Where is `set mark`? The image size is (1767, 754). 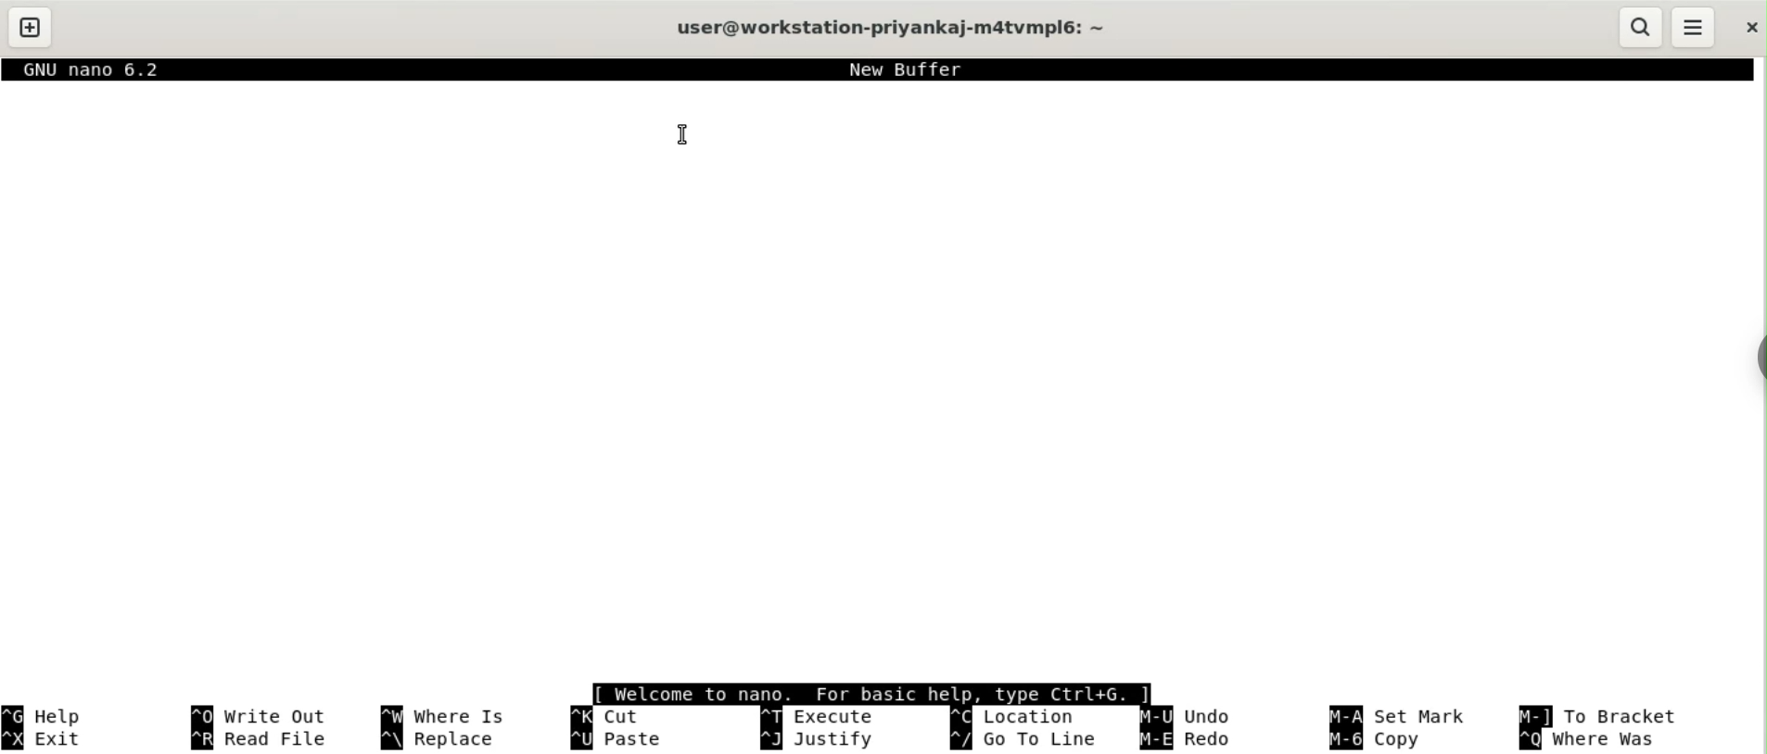
set mark is located at coordinates (1405, 716).